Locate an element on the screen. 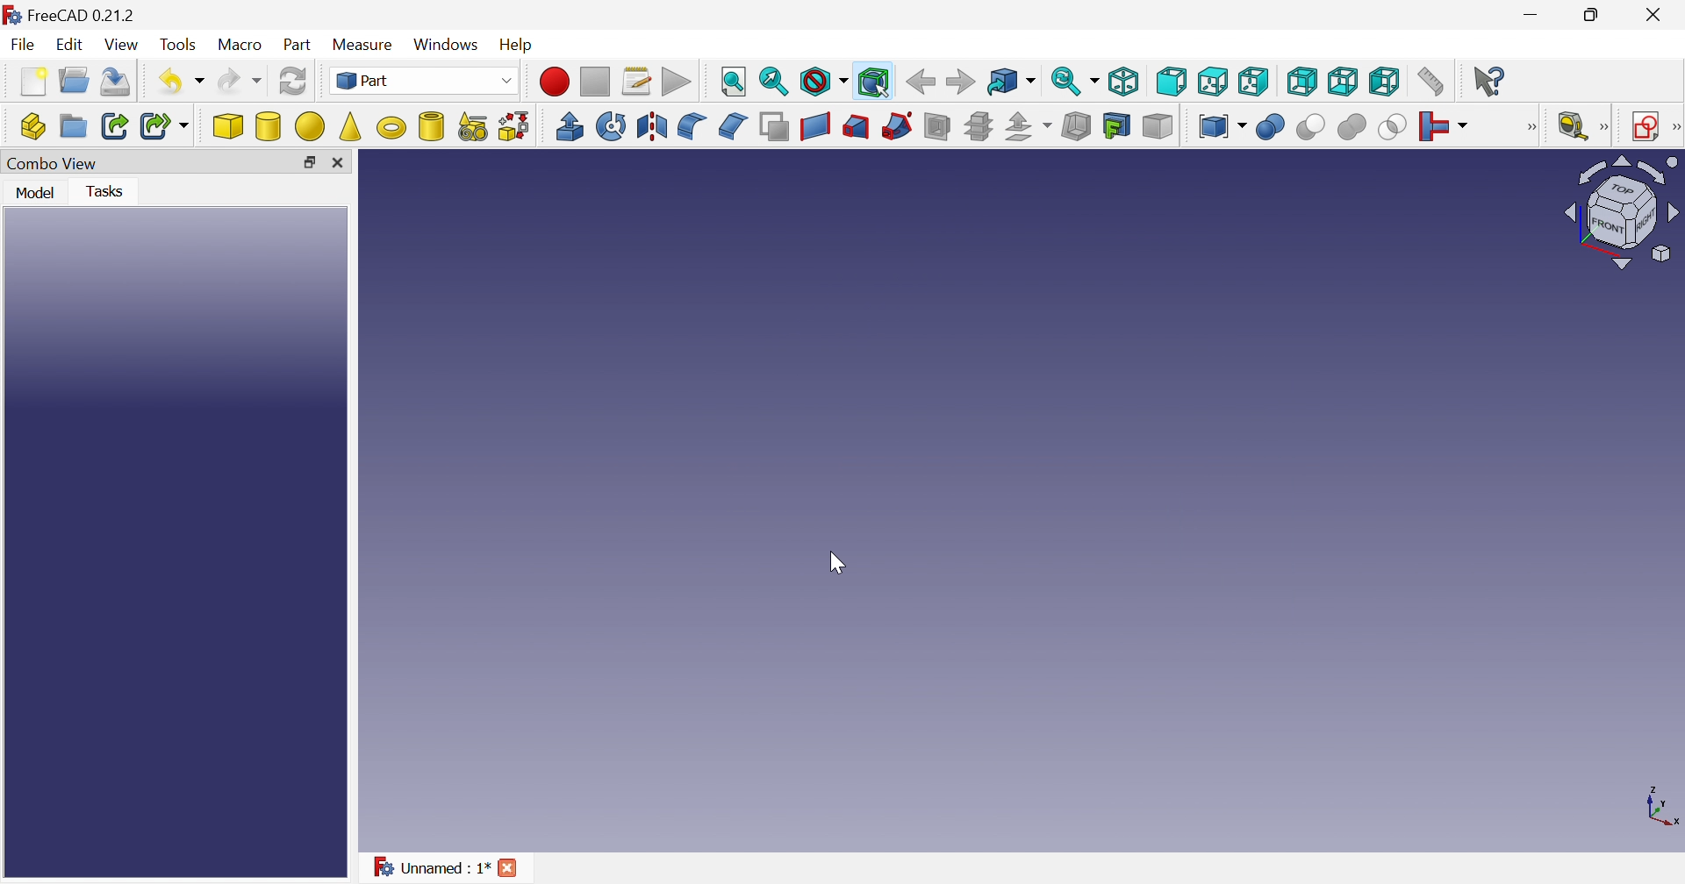  Tools is located at coordinates (178, 46).